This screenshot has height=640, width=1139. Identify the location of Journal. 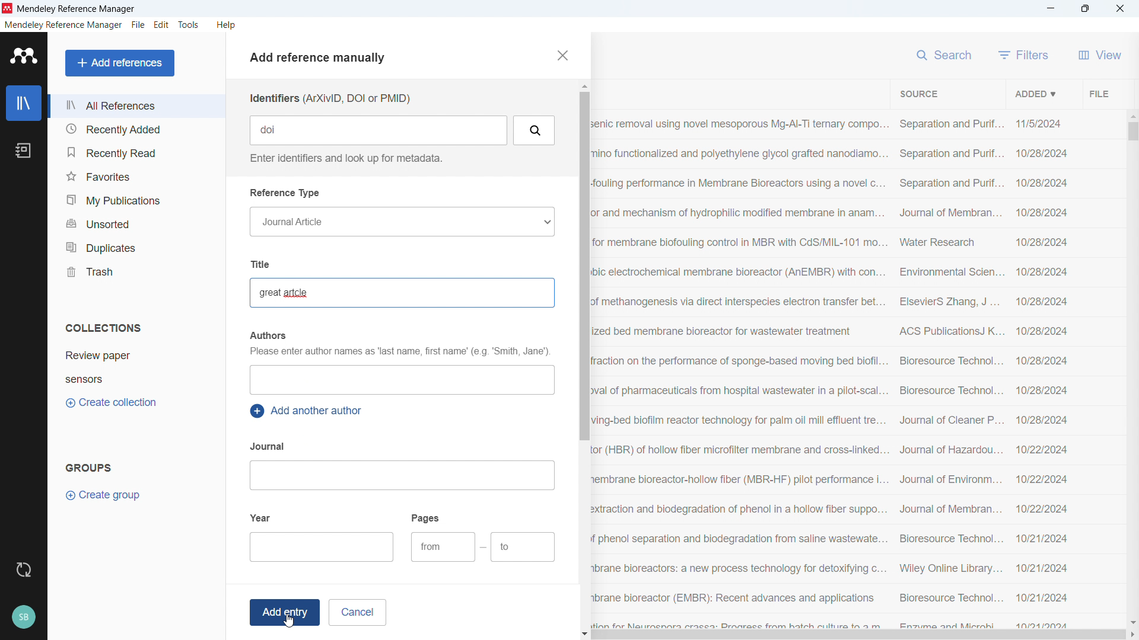
(269, 446).